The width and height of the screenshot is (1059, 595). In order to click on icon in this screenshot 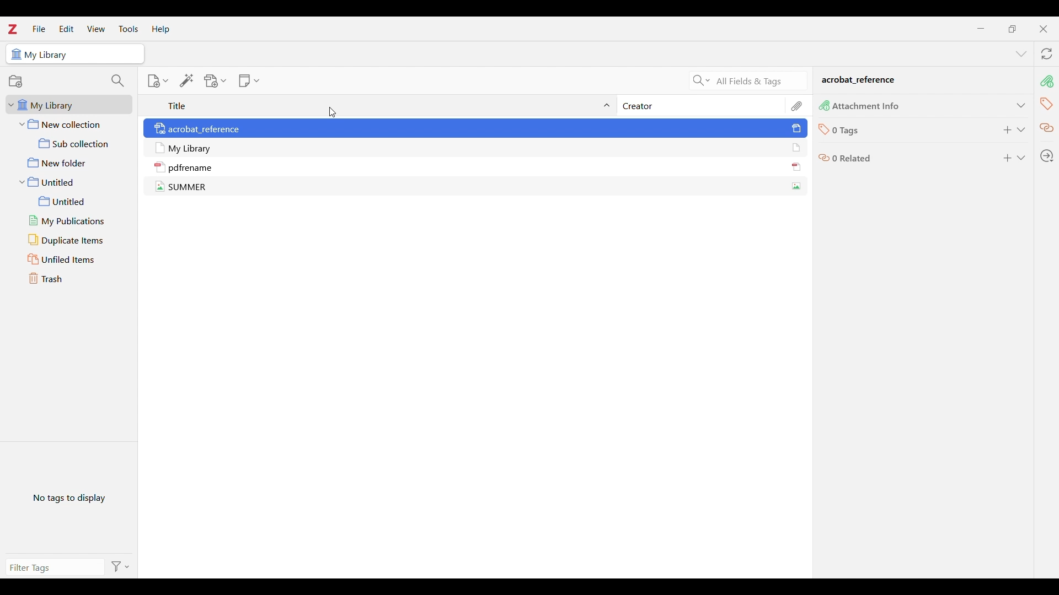, I will do `click(160, 187)`.